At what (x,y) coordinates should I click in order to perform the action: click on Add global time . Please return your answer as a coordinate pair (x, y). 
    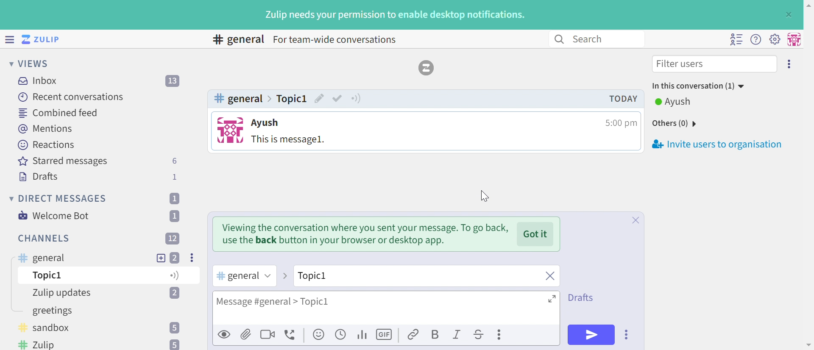
    Looking at the image, I should click on (342, 334).